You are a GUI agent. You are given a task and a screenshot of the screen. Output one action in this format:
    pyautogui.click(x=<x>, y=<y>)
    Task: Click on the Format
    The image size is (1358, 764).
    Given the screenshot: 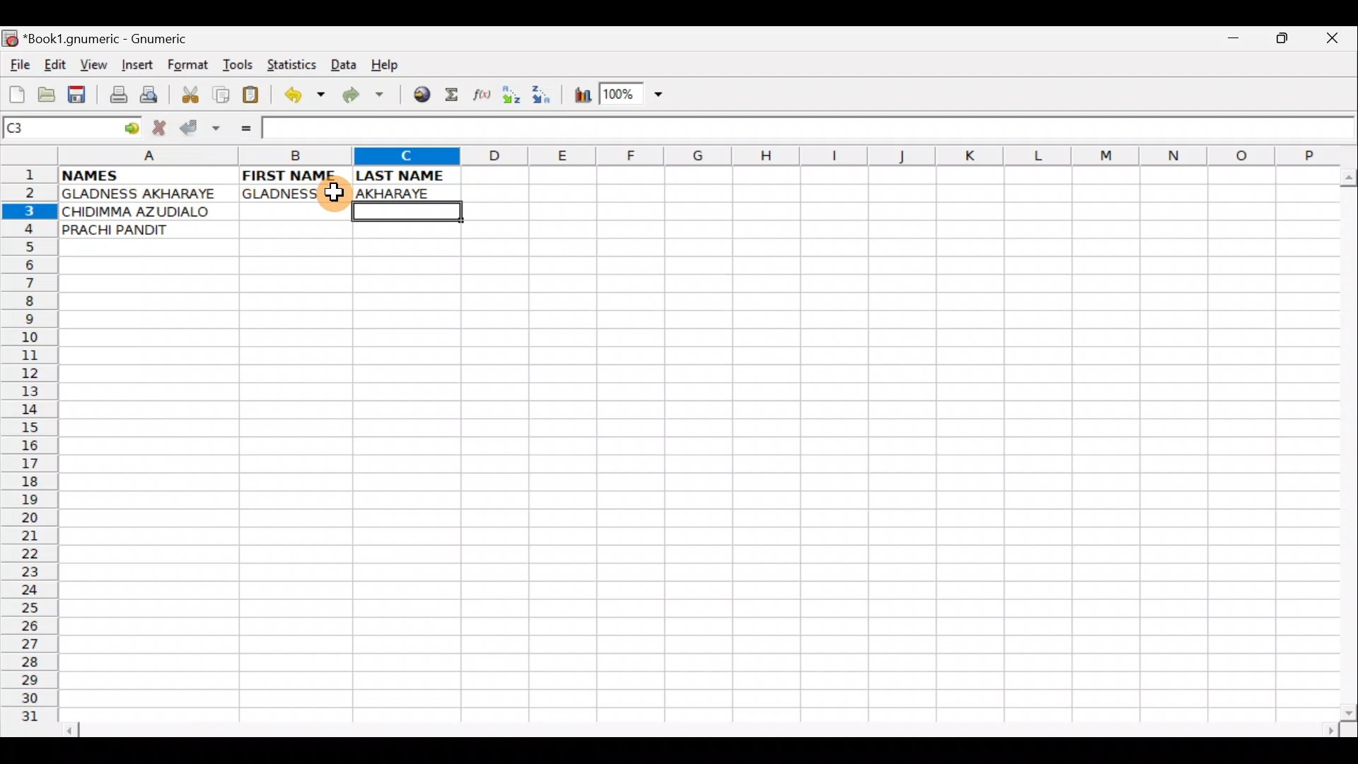 What is the action you would take?
    pyautogui.click(x=191, y=66)
    